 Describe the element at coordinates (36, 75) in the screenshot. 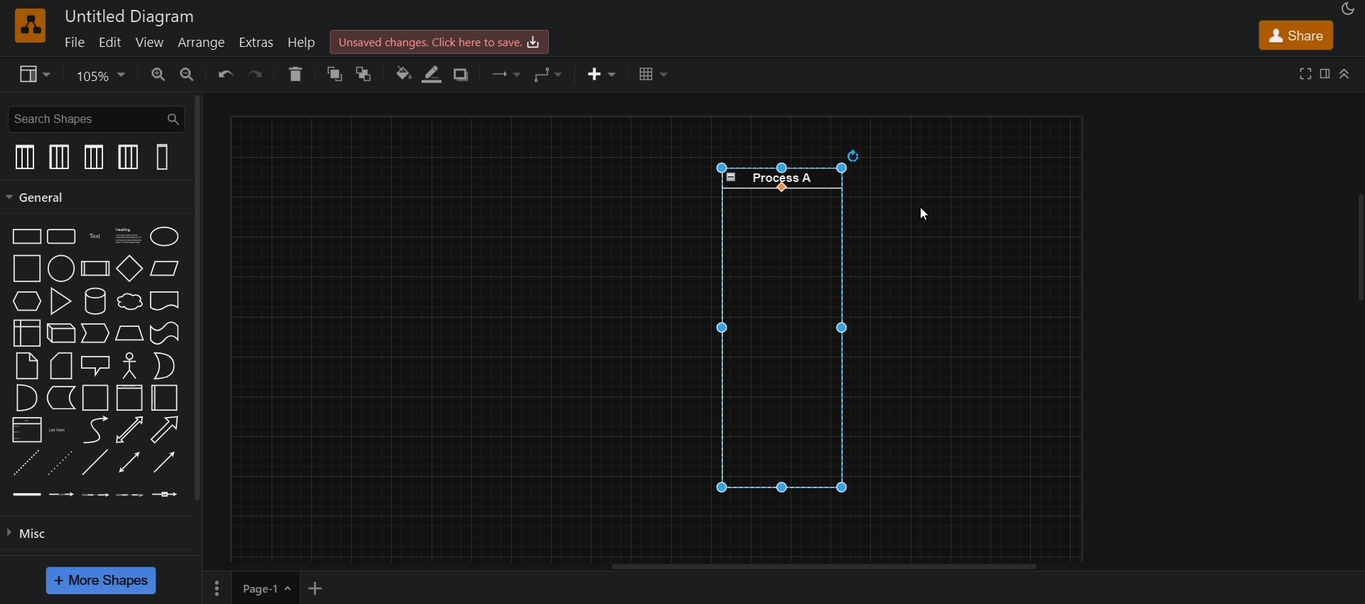

I see `view` at that location.